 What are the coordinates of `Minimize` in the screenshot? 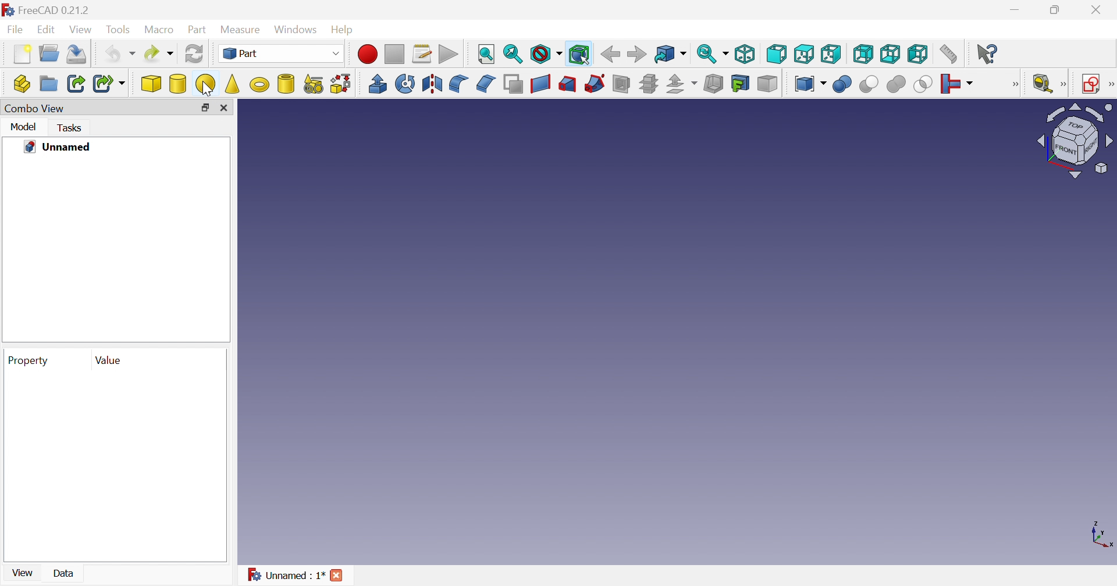 It's located at (1015, 10).